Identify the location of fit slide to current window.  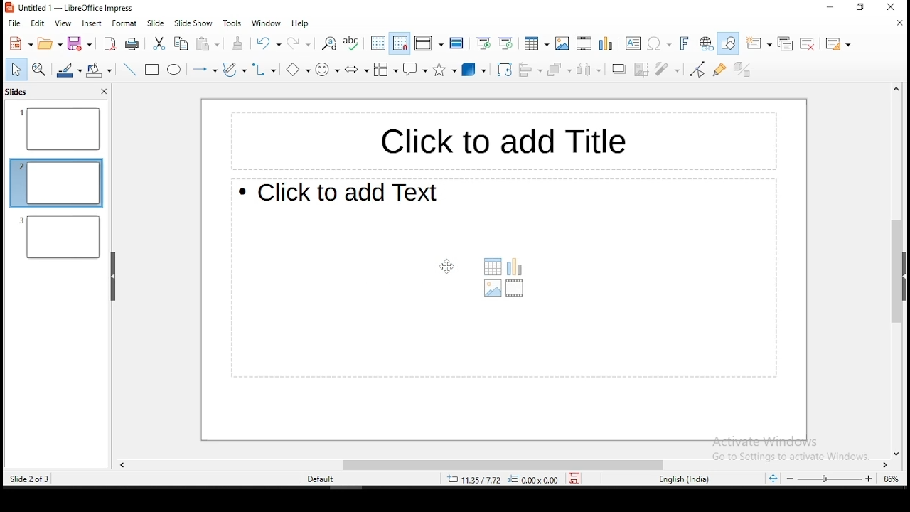
(771, 479).